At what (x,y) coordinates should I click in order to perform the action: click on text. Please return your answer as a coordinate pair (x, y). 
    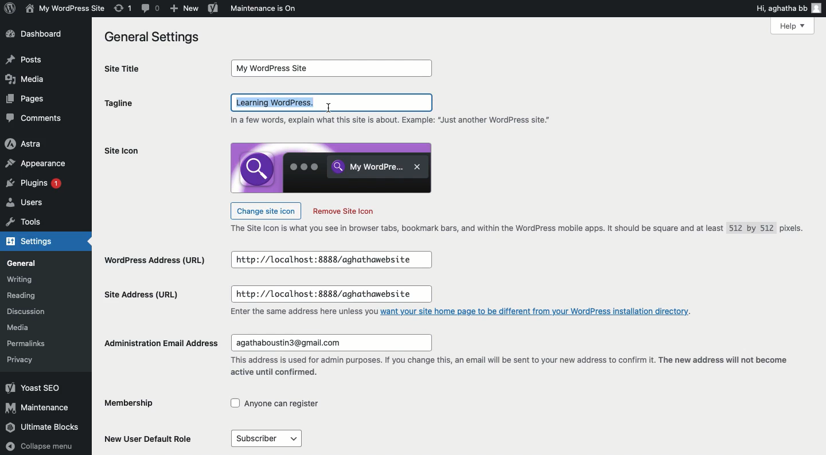
    Looking at the image, I should click on (507, 368).